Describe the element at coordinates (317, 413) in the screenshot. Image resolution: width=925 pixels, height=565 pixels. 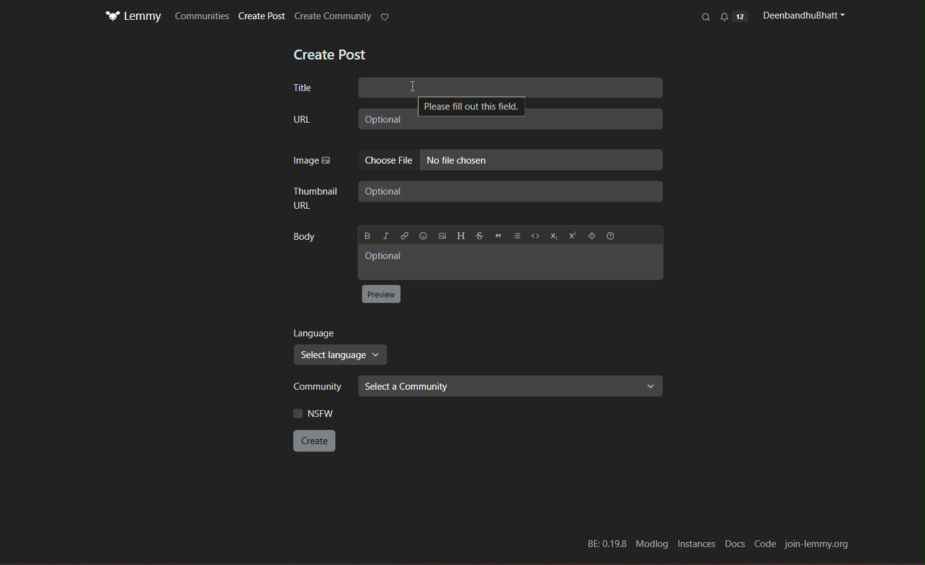
I see `NSFW` at that location.